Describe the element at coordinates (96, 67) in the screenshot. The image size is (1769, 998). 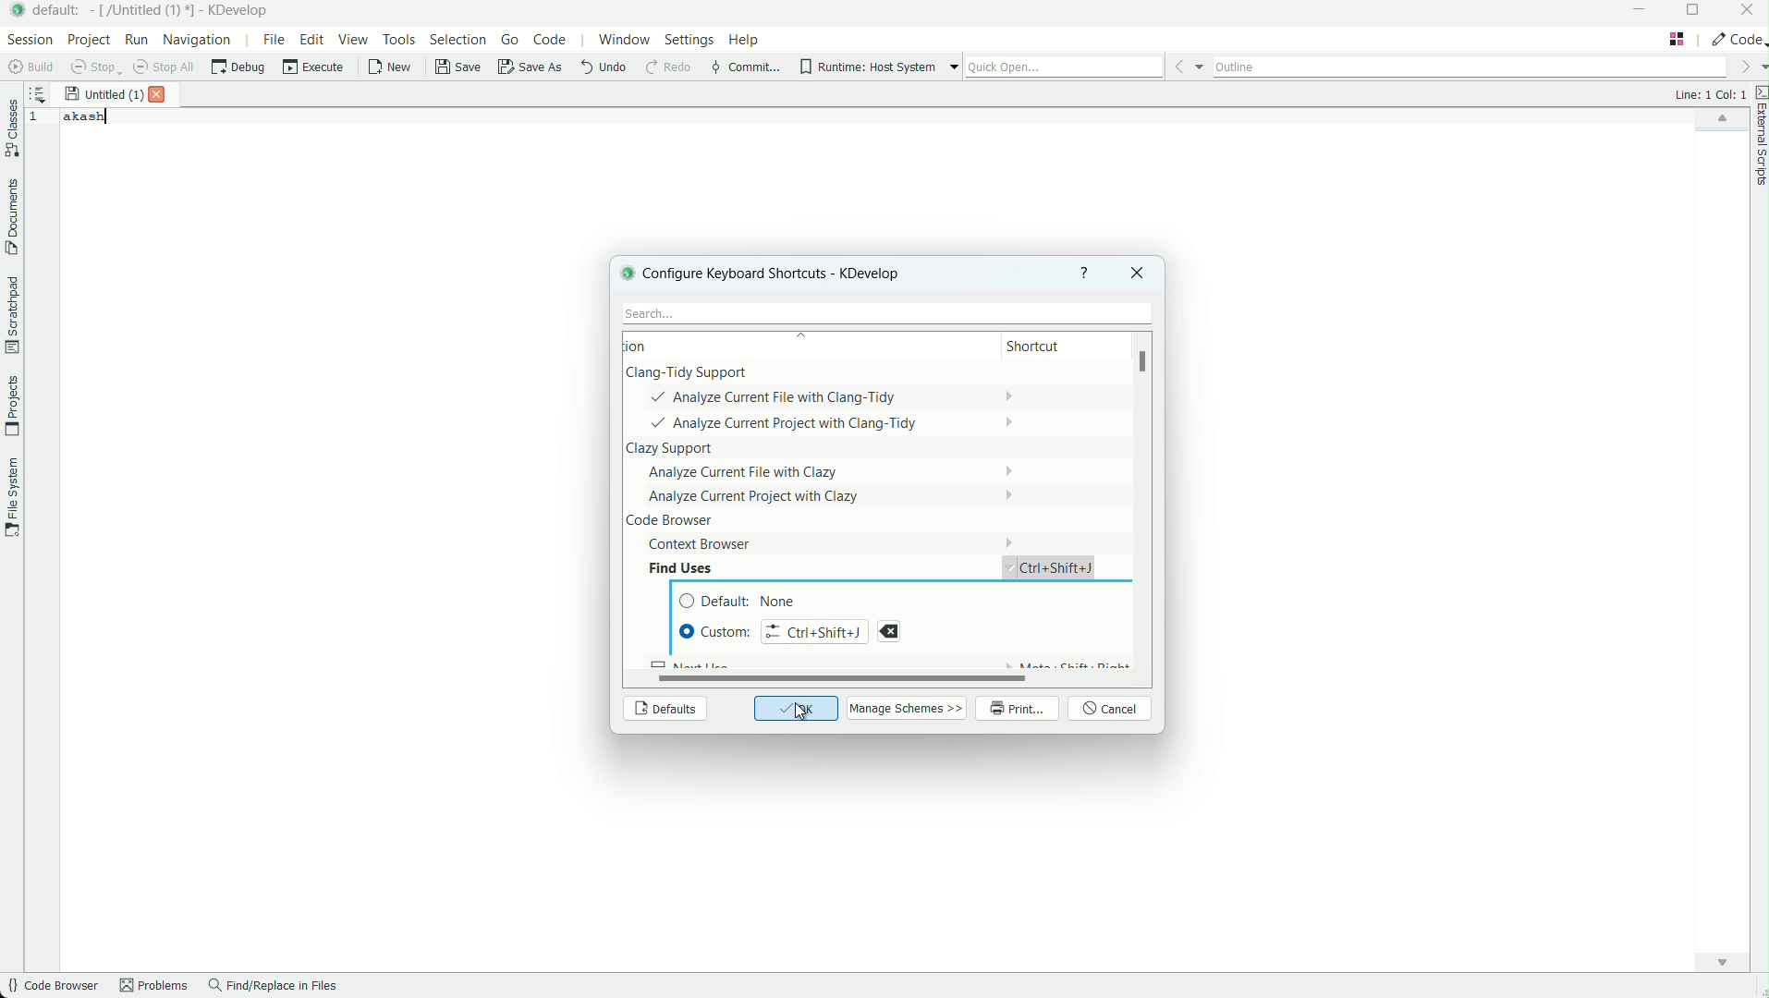
I see `stop` at that location.